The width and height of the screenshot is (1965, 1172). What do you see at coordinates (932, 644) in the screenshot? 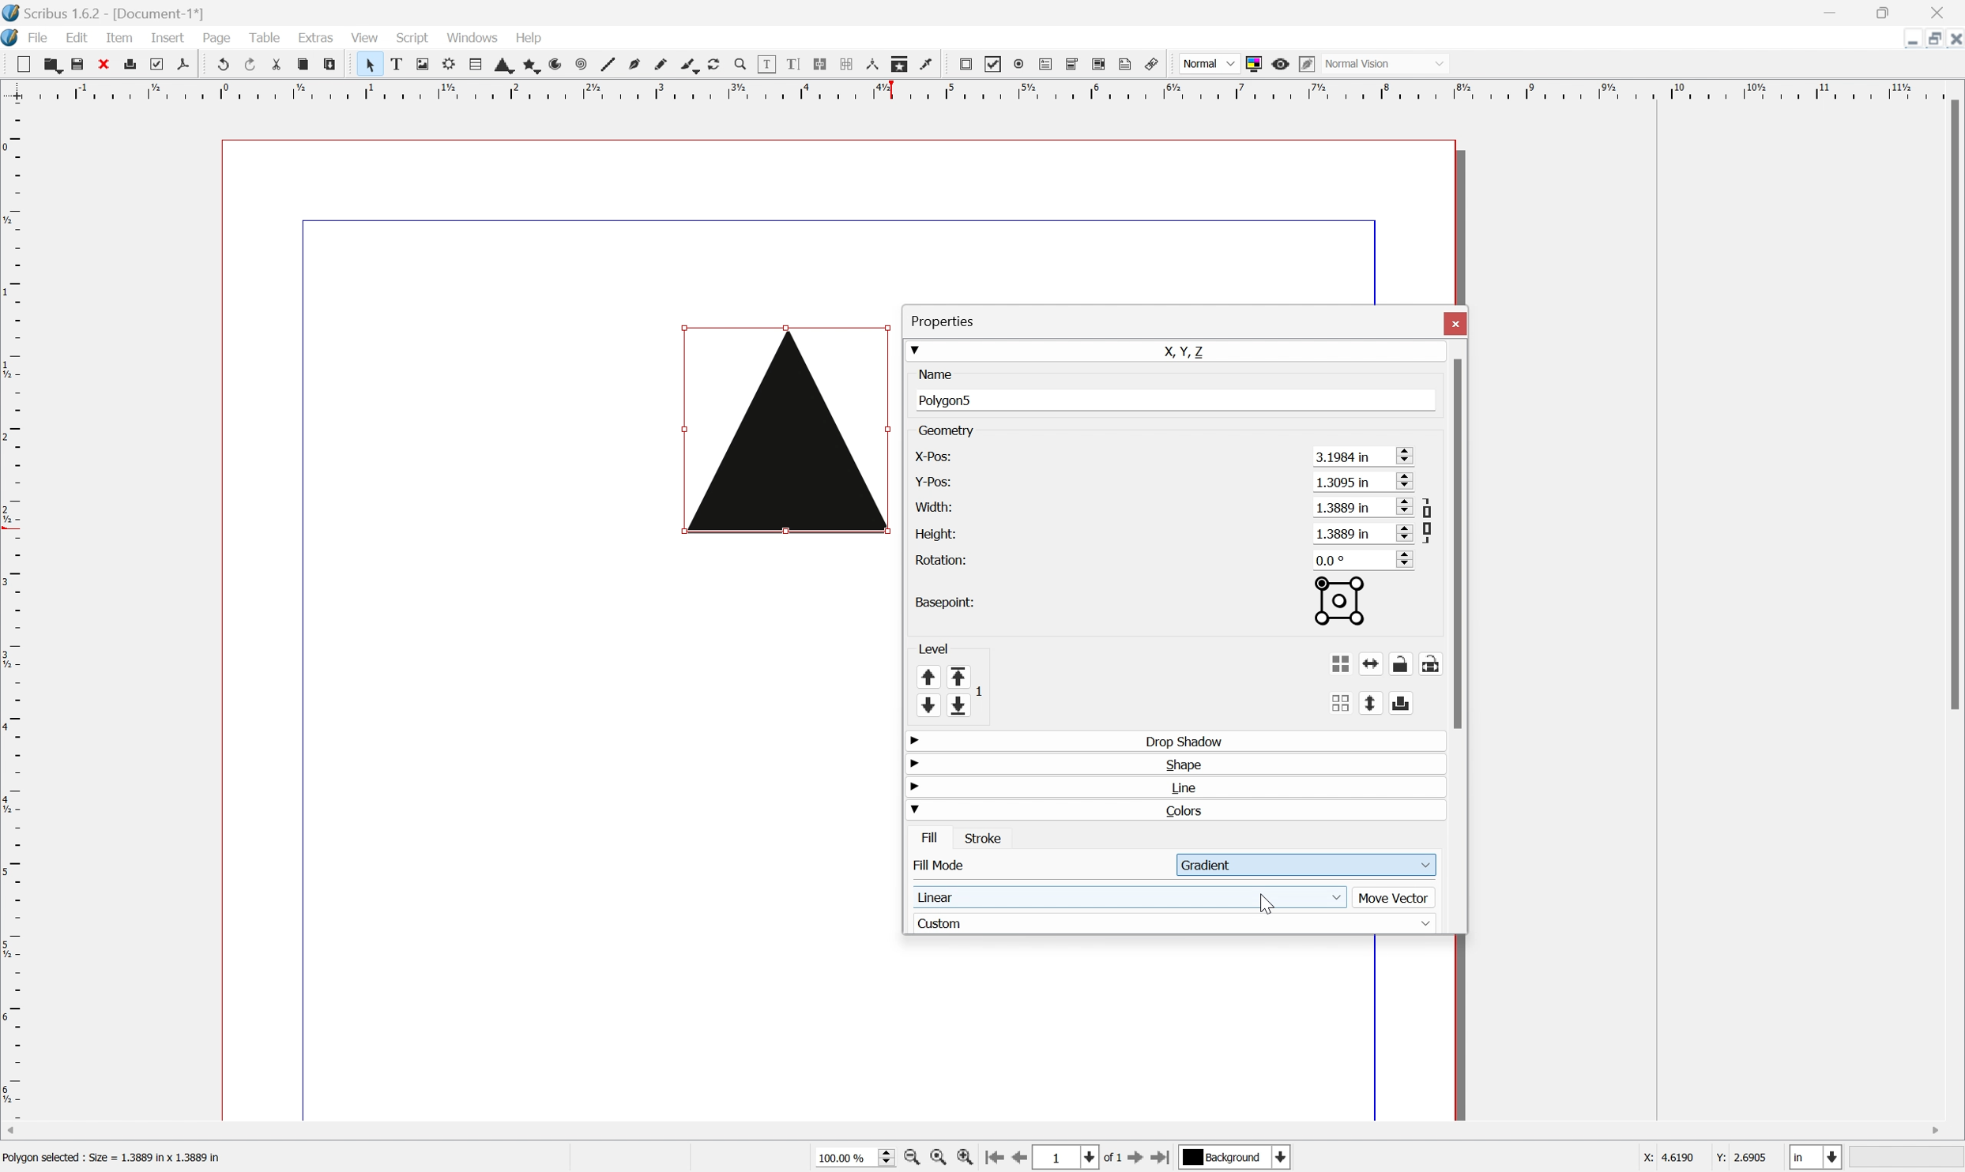
I see `Level` at bounding box center [932, 644].